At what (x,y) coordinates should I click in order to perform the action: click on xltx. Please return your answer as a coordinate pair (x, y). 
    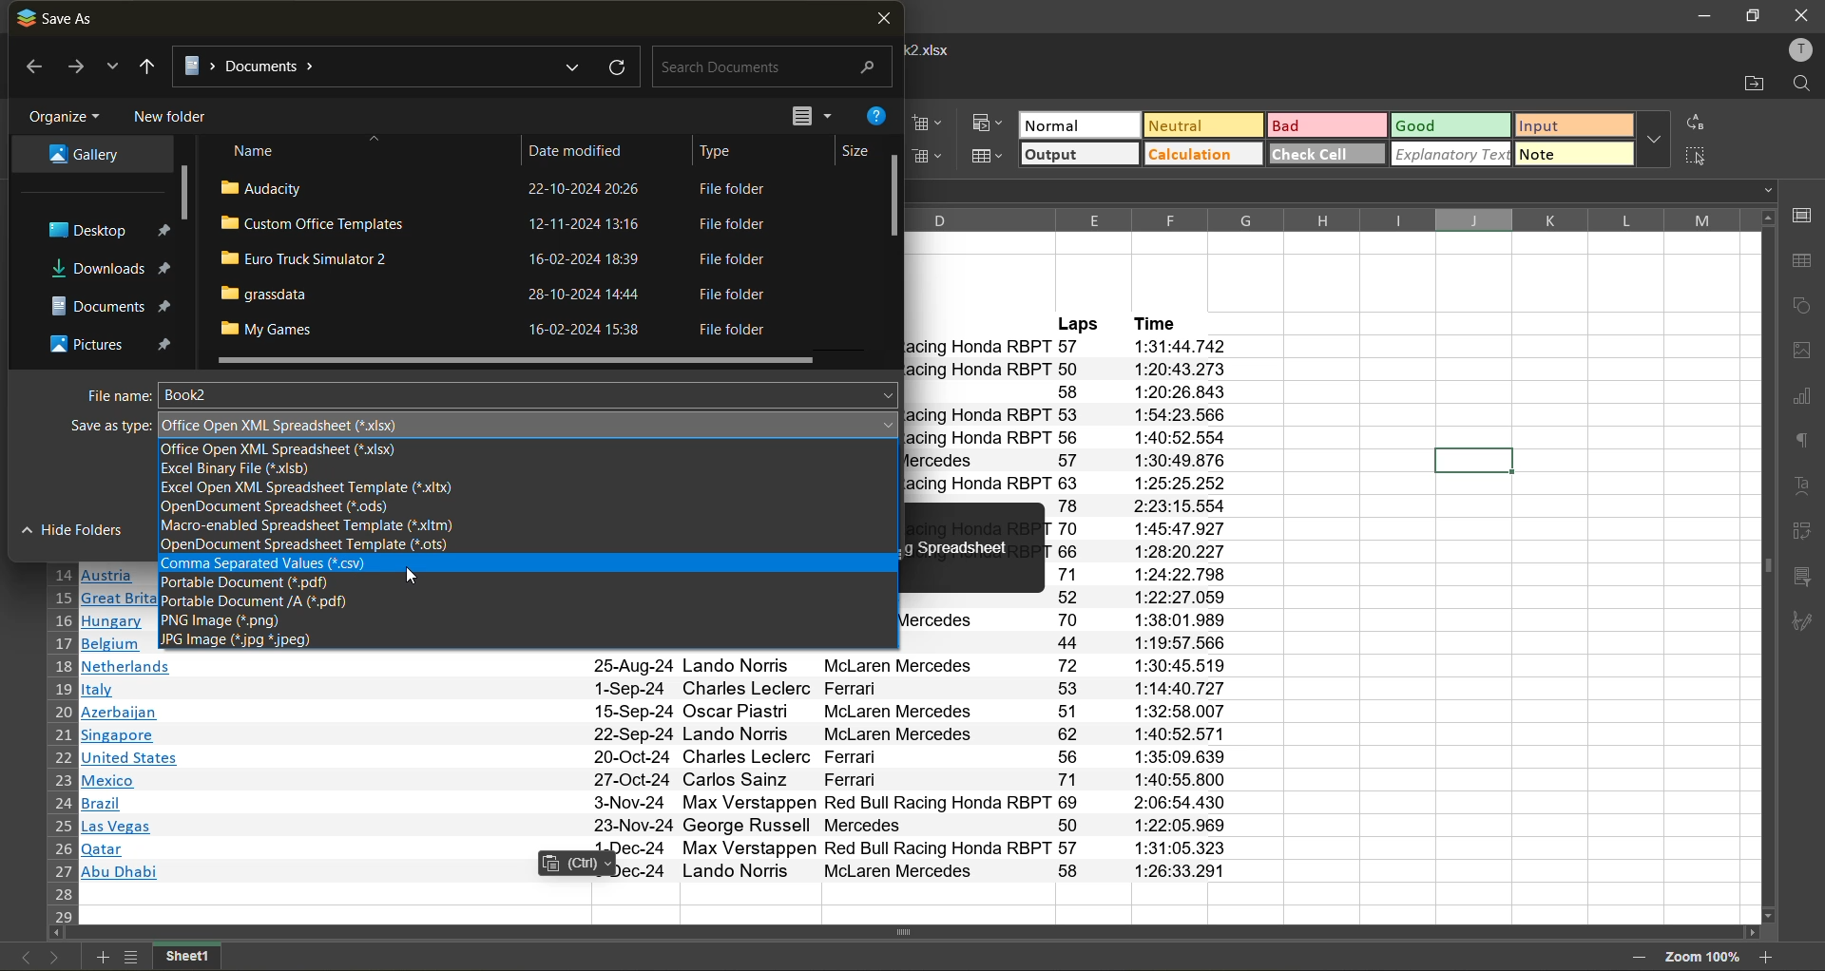
    Looking at the image, I should click on (302, 488).